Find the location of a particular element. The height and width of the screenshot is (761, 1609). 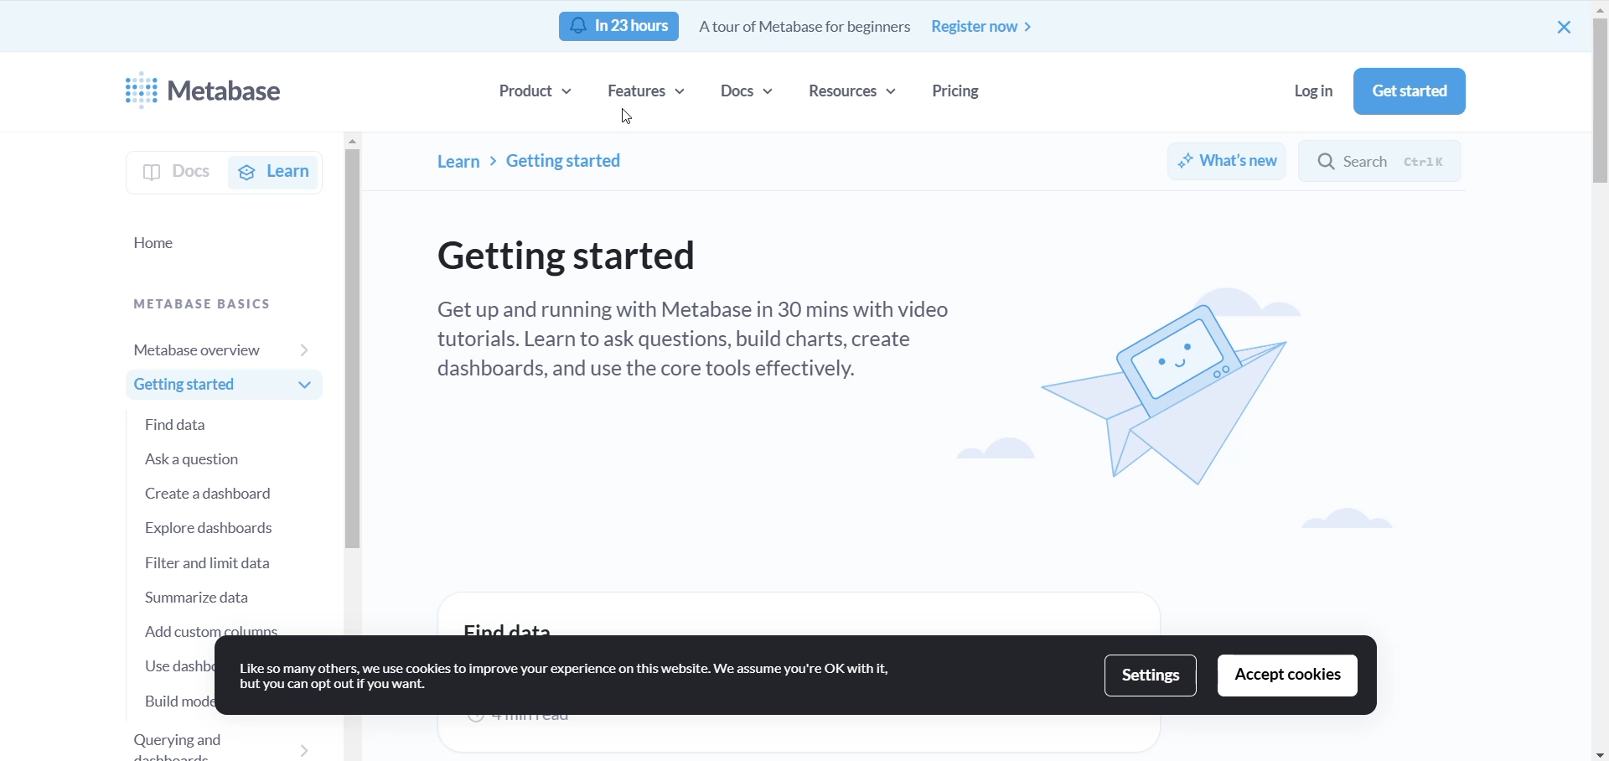

use dashboard is located at coordinates (173, 668).